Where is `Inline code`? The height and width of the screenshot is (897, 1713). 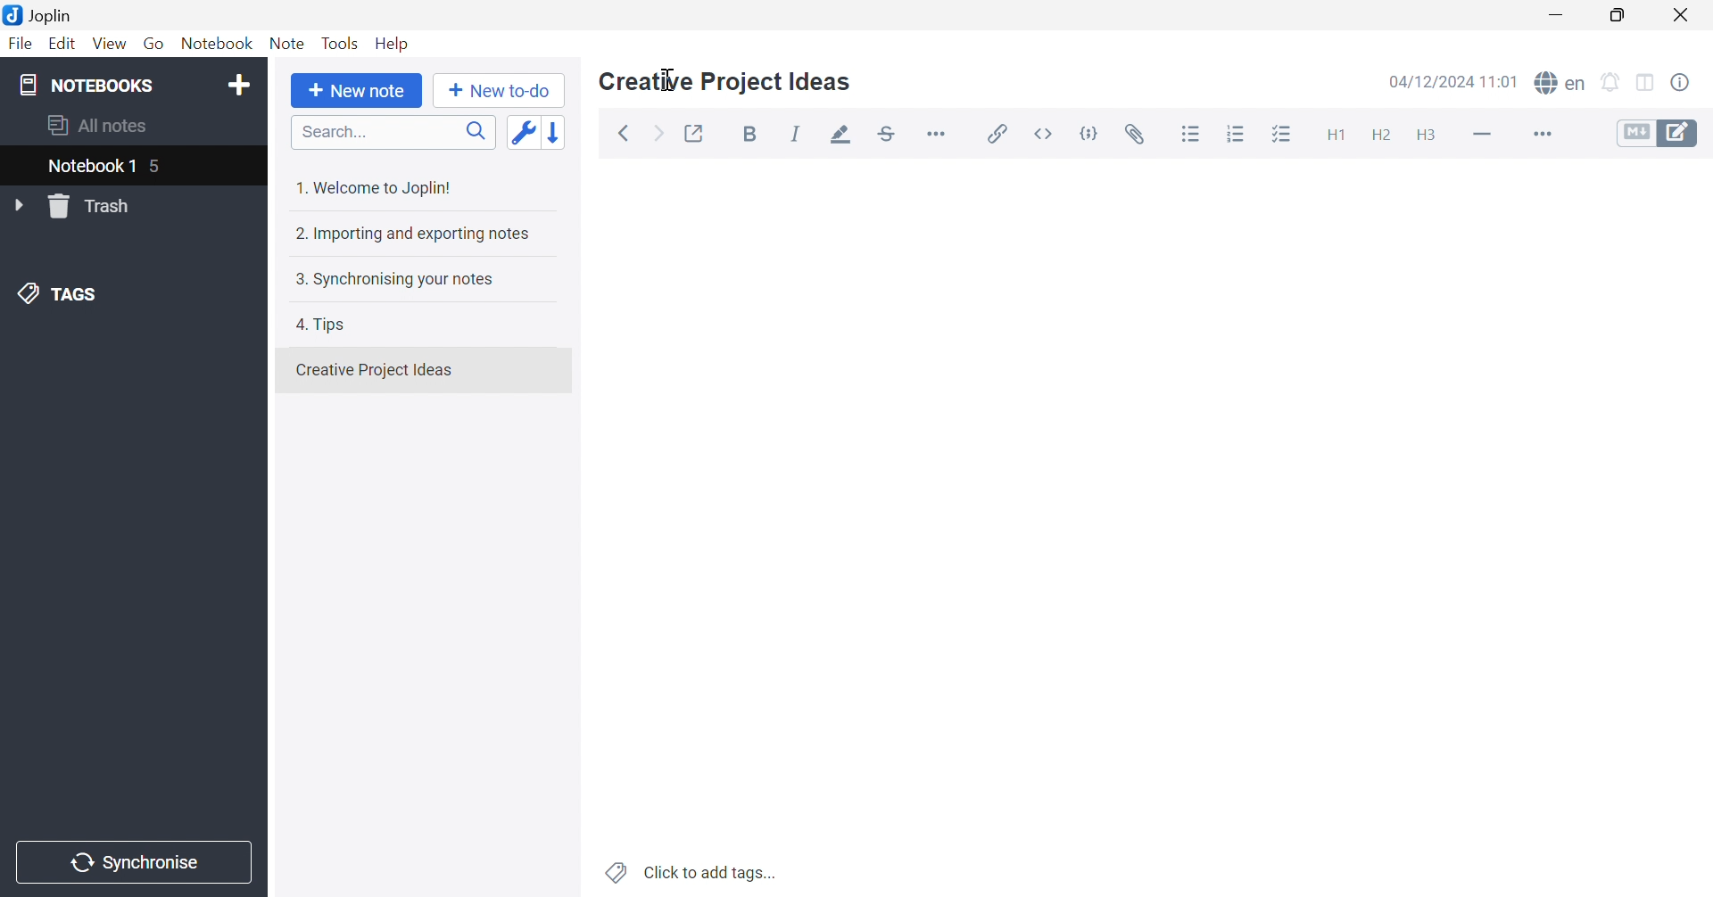
Inline code is located at coordinates (1041, 133).